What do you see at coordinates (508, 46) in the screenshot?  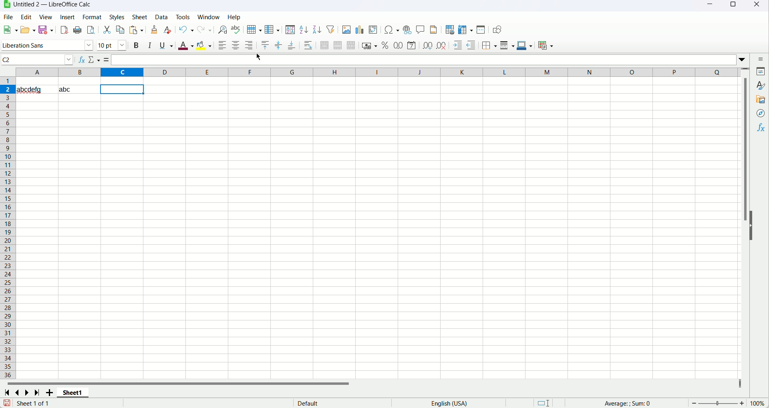 I see `border style` at bounding box center [508, 46].